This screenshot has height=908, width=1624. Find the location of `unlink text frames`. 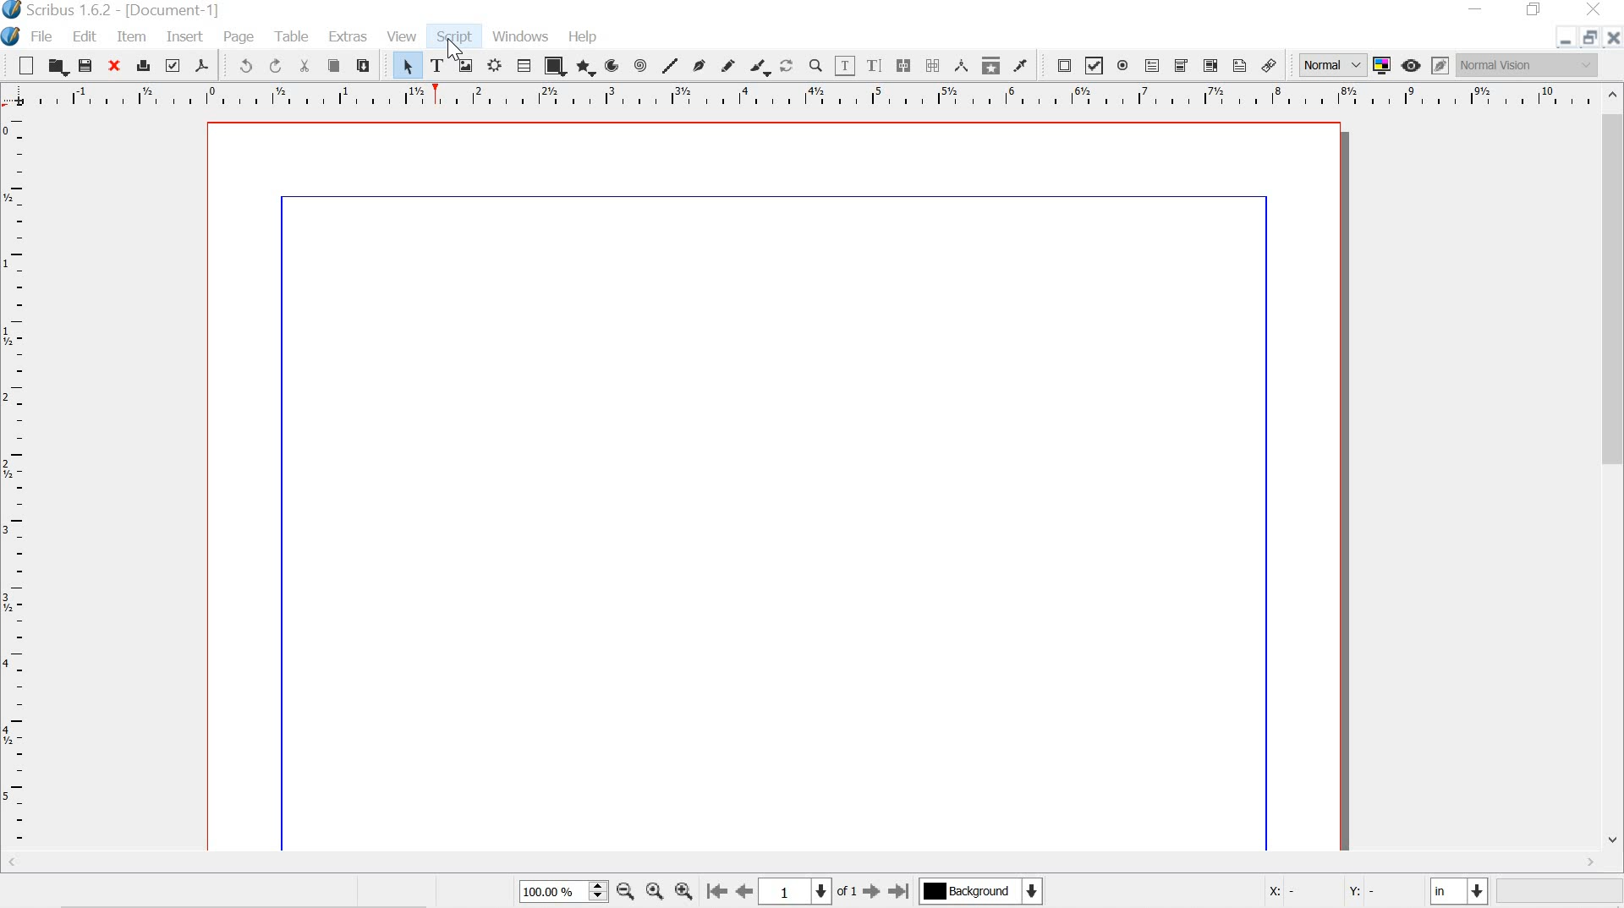

unlink text frames is located at coordinates (933, 65).